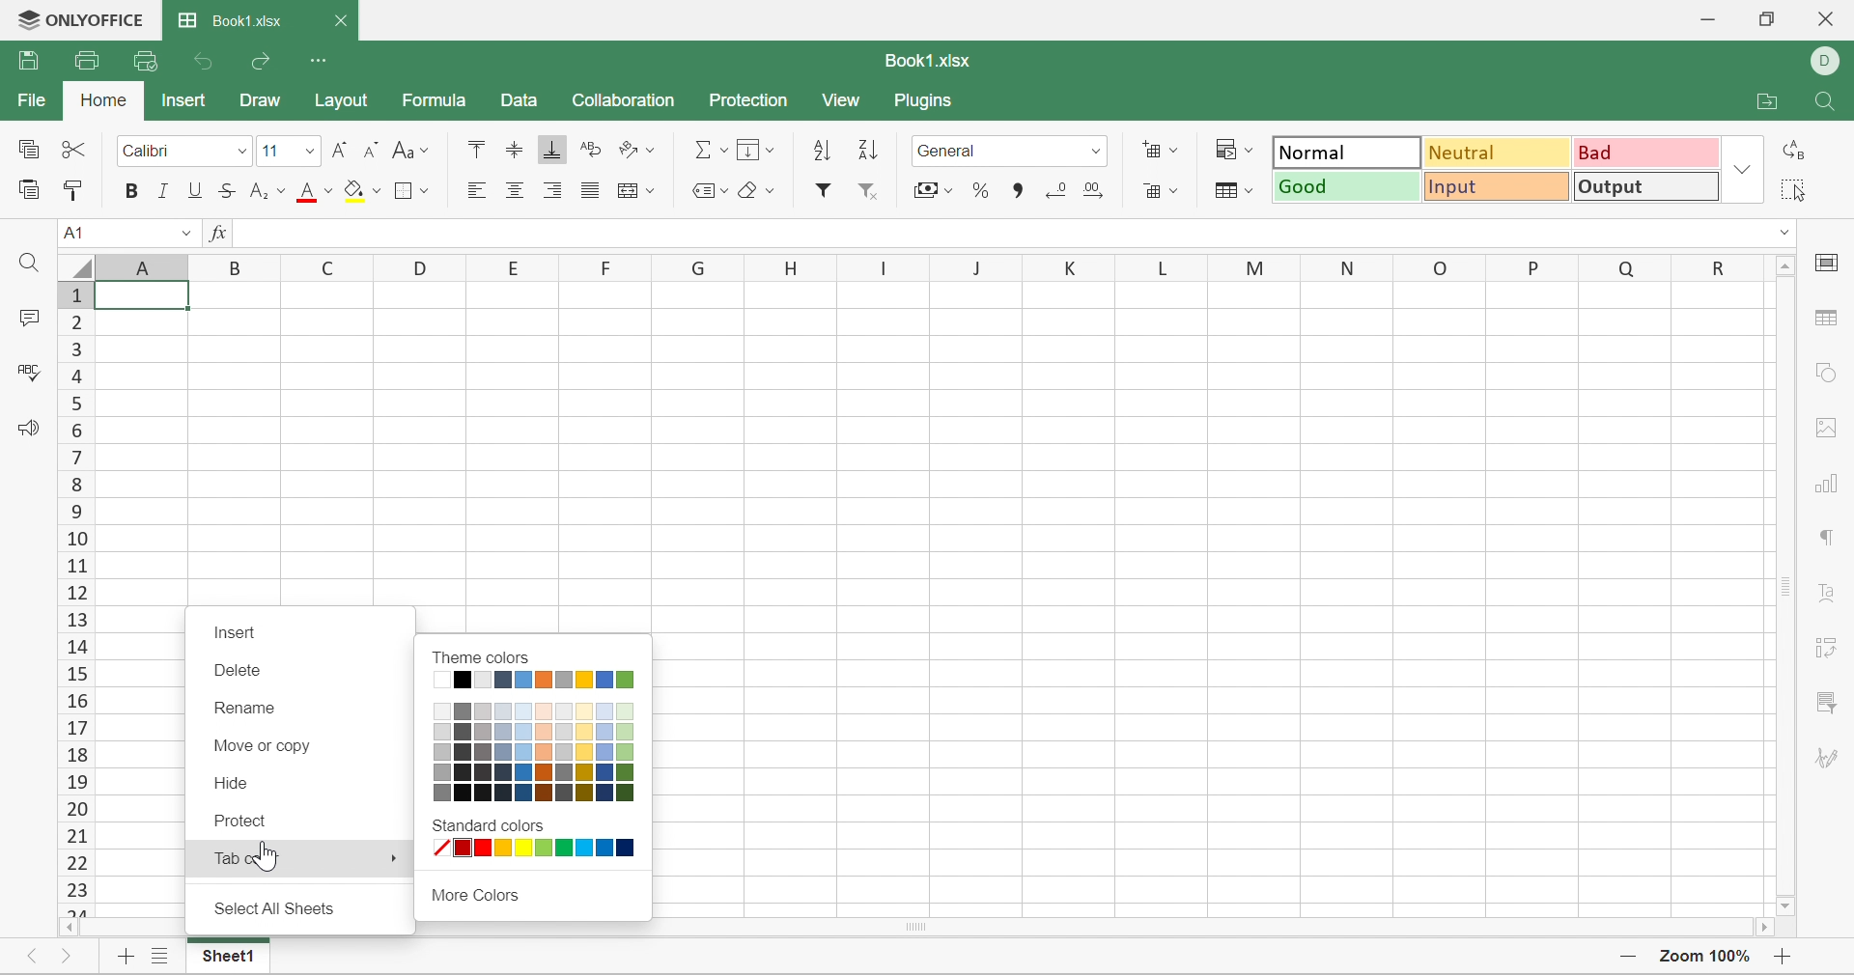 Image resolution: width=1854 pixels, height=975 pixels. I want to click on Scroll Left, so click(66, 926).